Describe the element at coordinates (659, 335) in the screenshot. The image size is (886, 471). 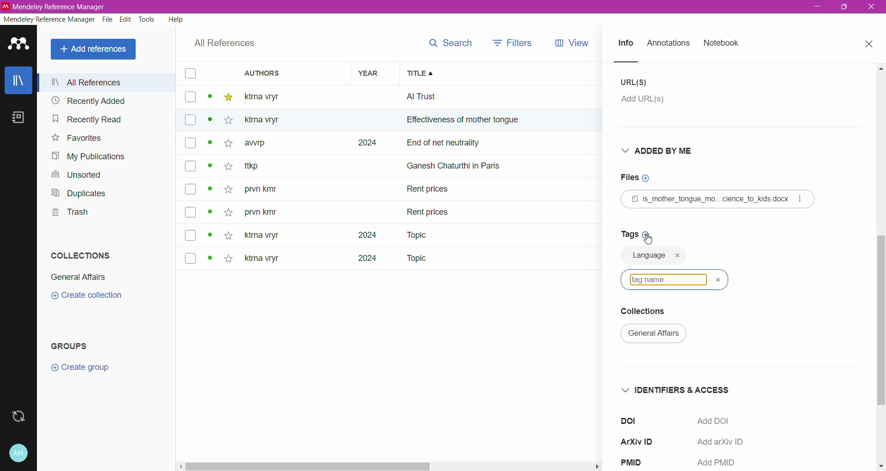
I see `general affairs` at that location.